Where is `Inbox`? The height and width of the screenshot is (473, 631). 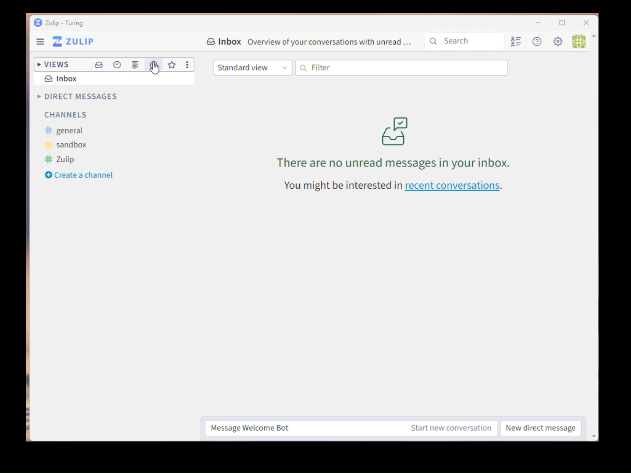 Inbox is located at coordinates (62, 78).